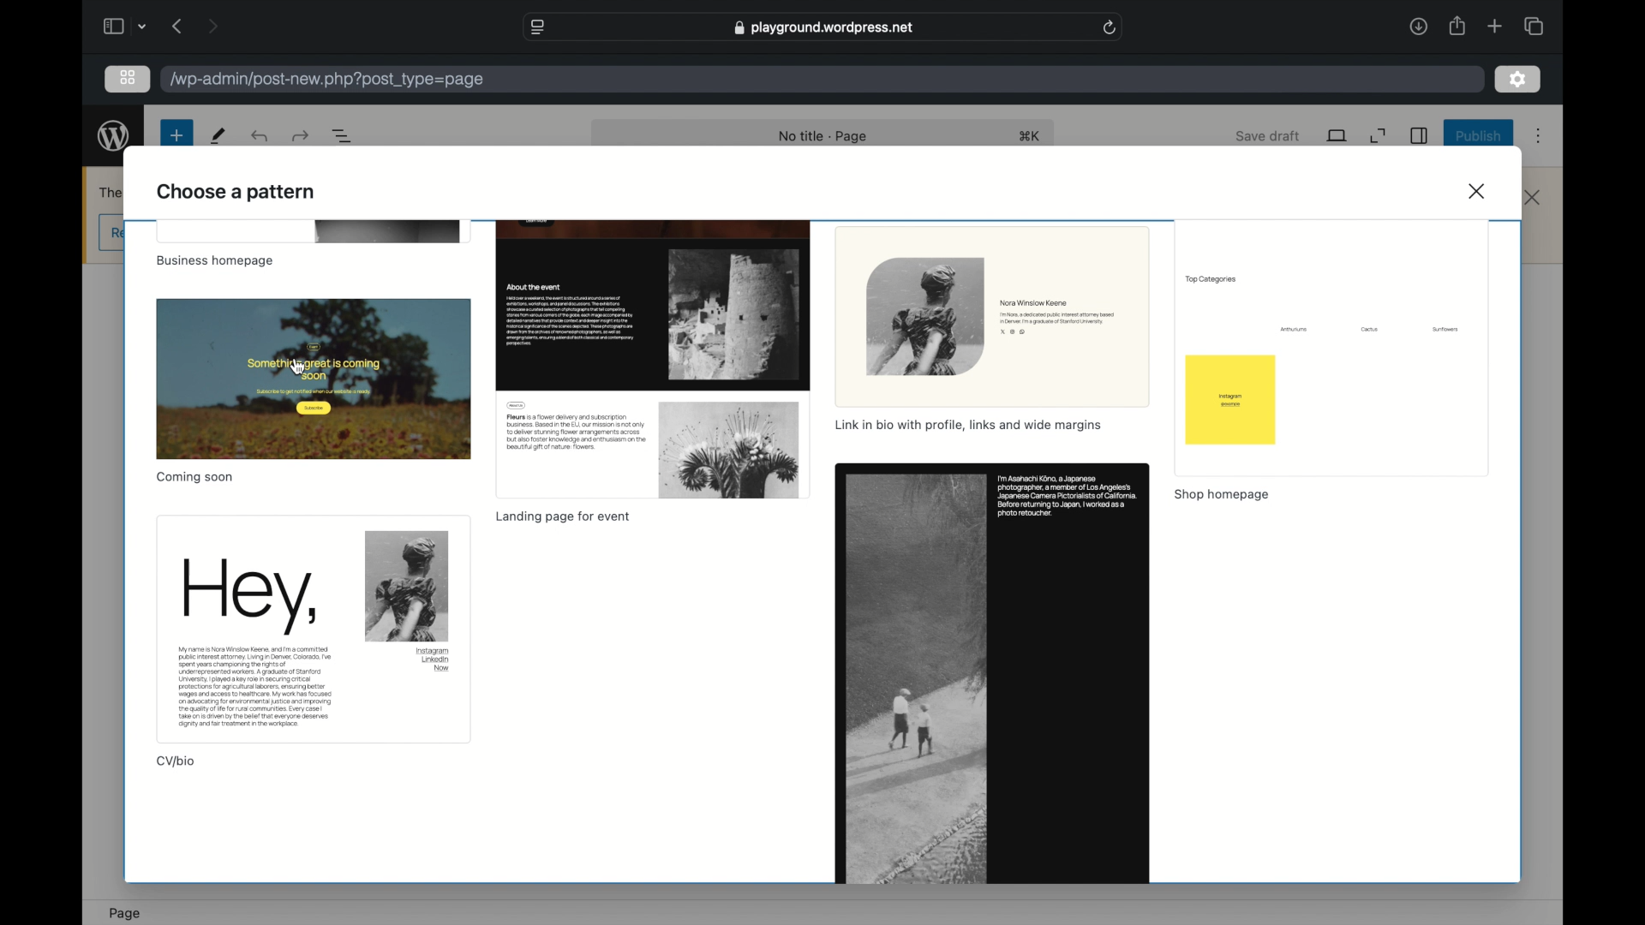 The image size is (1645, 925). What do you see at coordinates (1538, 135) in the screenshot?
I see `more options` at bounding box center [1538, 135].